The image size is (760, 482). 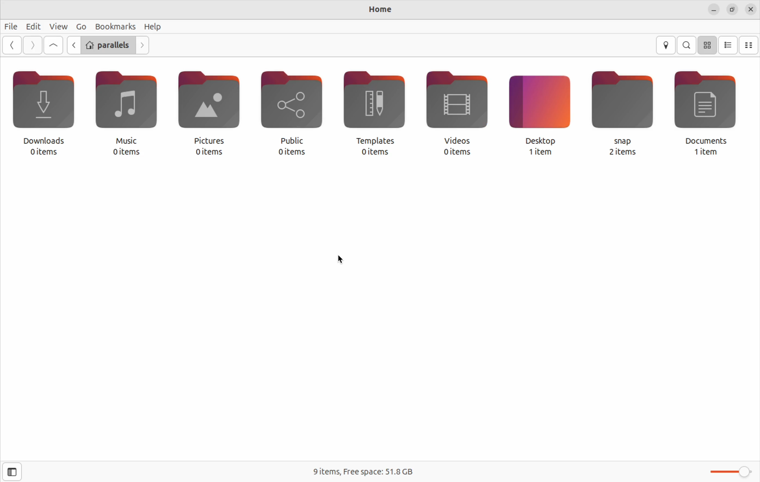 I want to click on list view, so click(x=729, y=45).